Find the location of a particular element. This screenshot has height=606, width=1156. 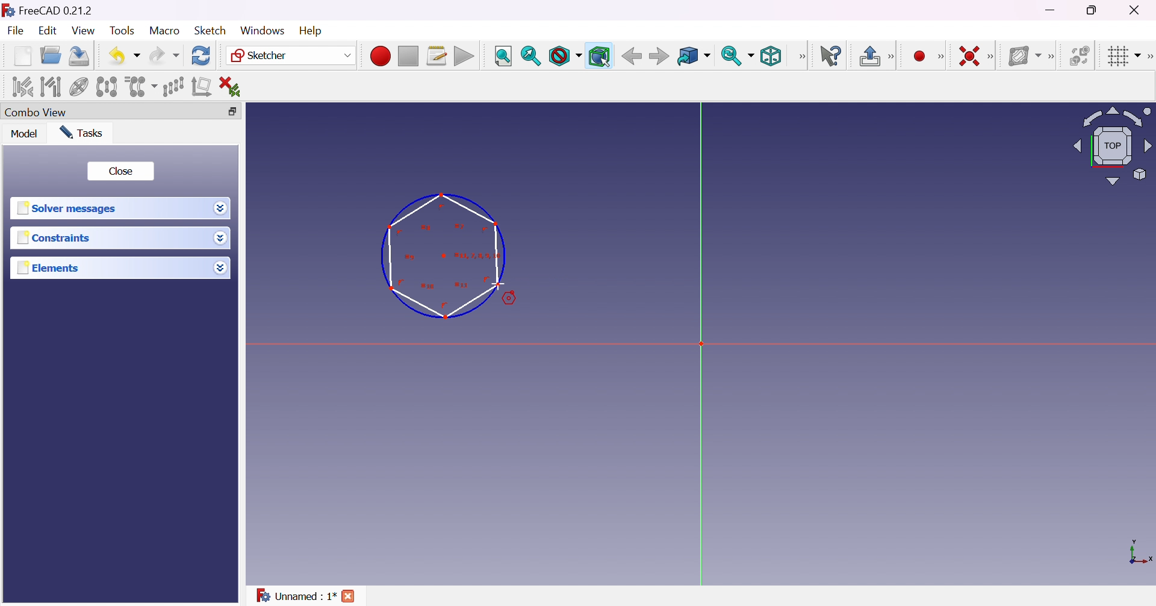

Leave sketch is located at coordinates (869, 56).